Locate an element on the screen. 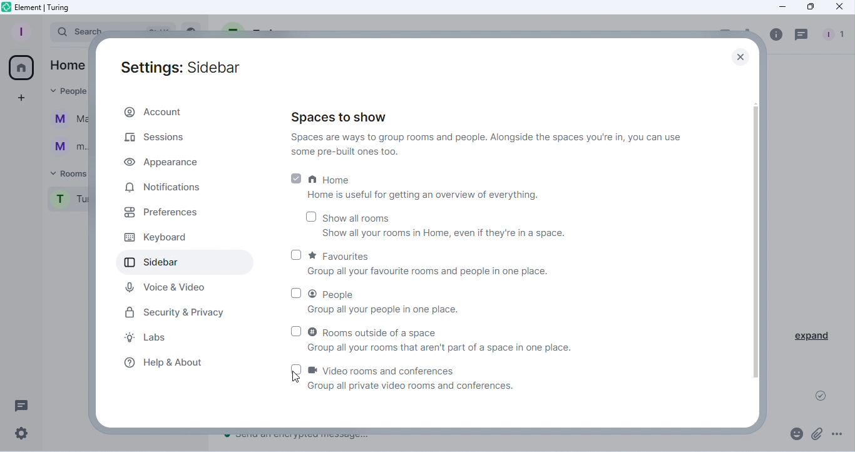  Account is located at coordinates (157, 112).